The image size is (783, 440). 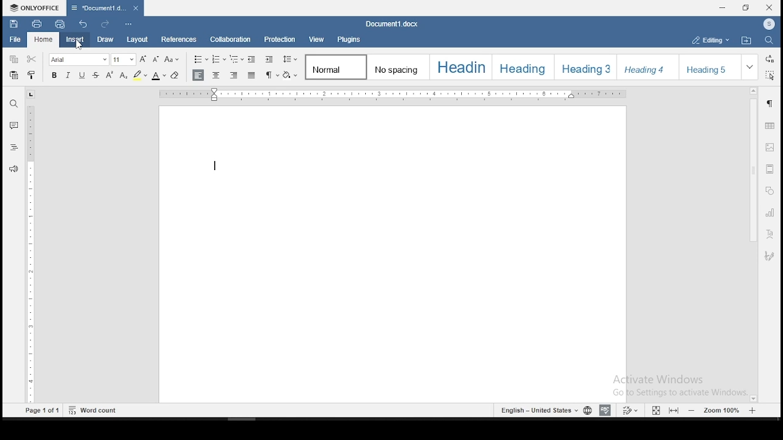 What do you see at coordinates (722, 410) in the screenshot?
I see `zoom level` at bounding box center [722, 410].